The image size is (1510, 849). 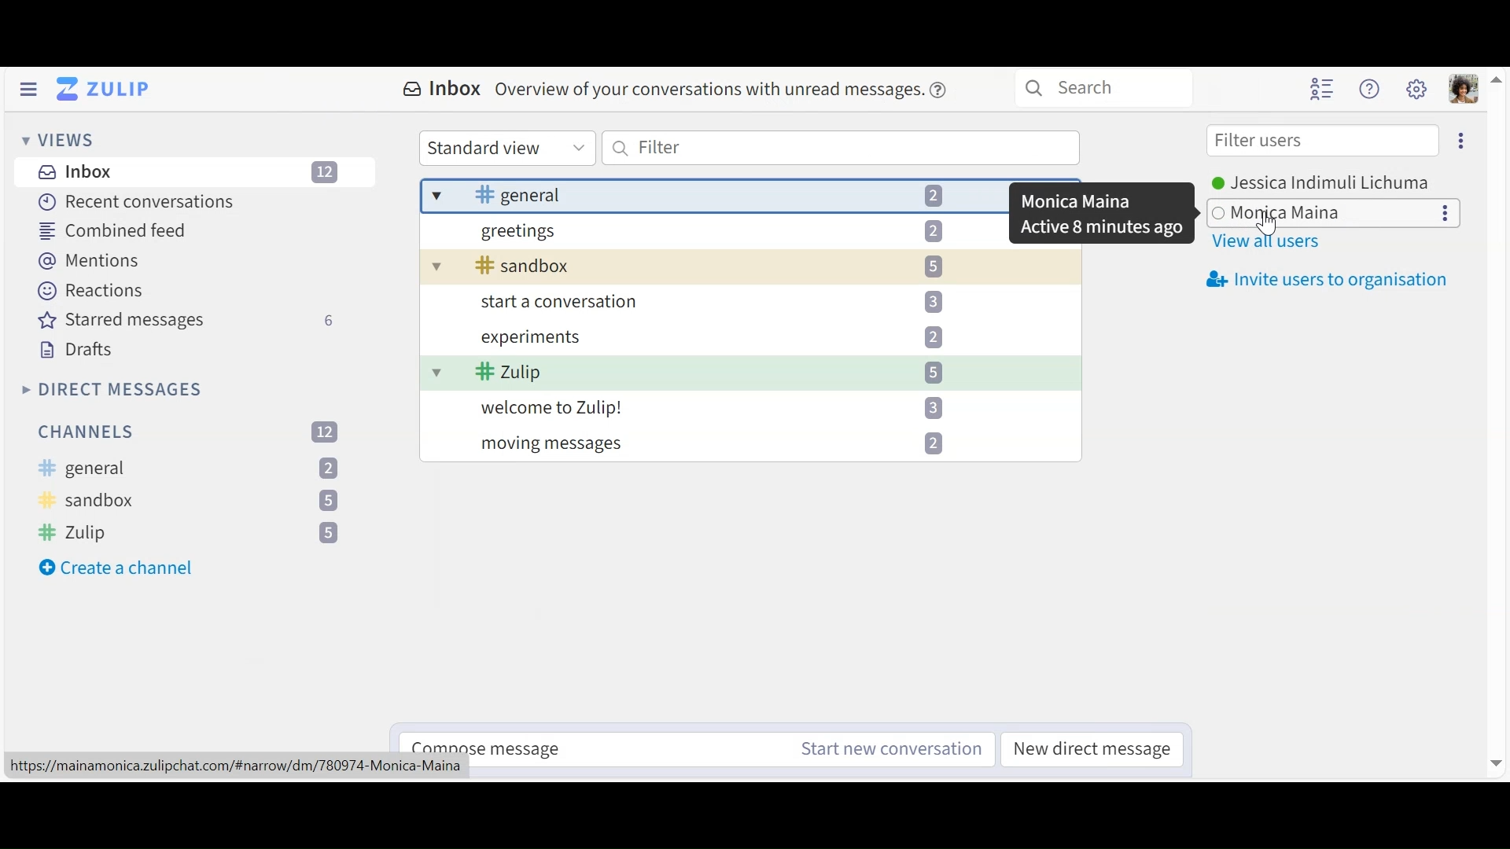 What do you see at coordinates (1416, 89) in the screenshot?
I see `Main user` at bounding box center [1416, 89].